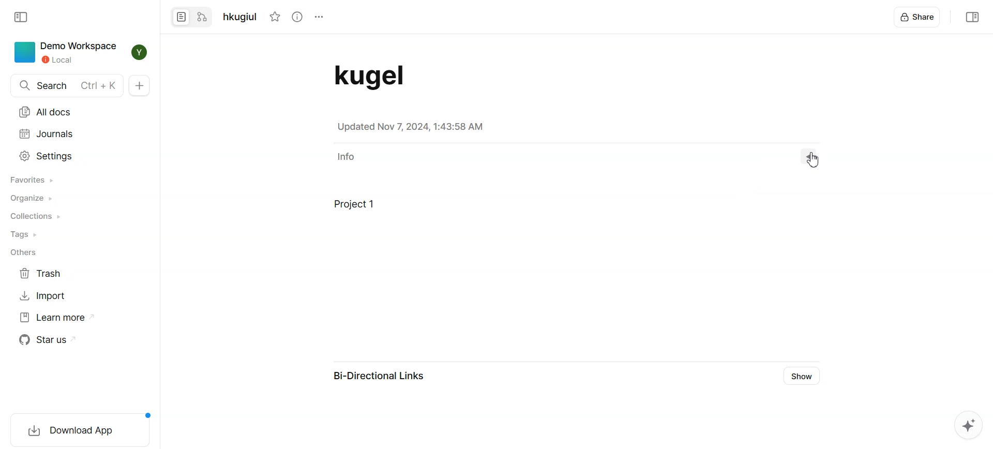  I want to click on Star us, so click(53, 339).